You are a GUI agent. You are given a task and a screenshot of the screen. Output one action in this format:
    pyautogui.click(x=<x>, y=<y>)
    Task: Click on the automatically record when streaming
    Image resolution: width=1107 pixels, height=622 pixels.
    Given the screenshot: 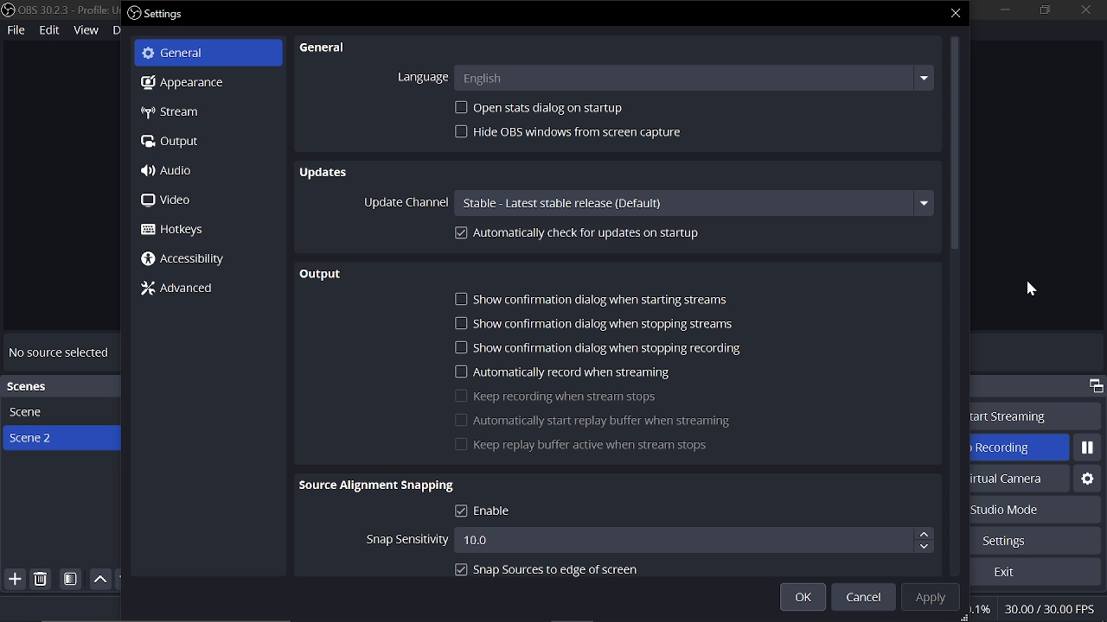 What is the action you would take?
    pyautogui.click(x=561, y=371)
    